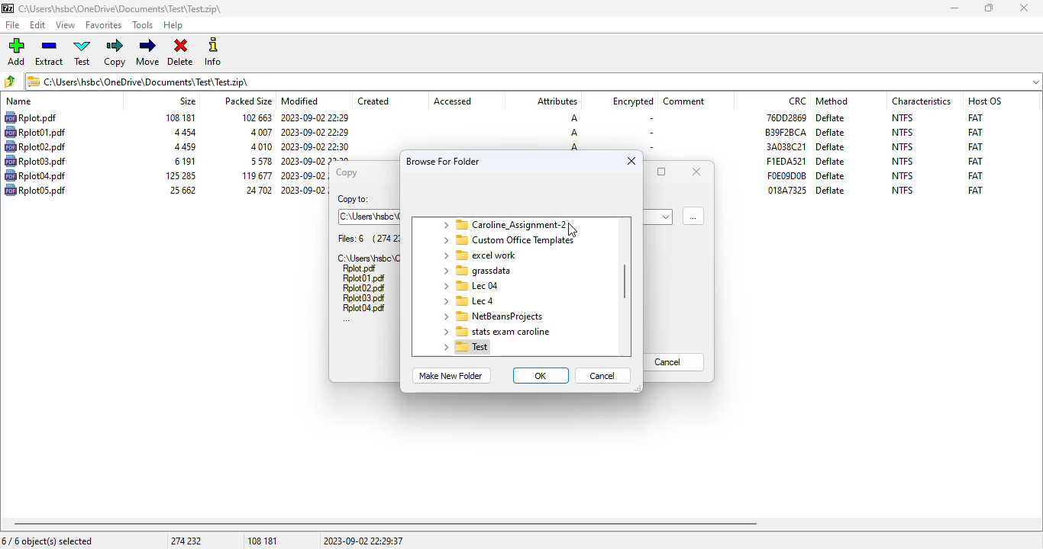 The height and width of the screenshot is (549, 1043). Describe the element at coordinates (603, 375) in the screenshot. I see `cancel` at that location.